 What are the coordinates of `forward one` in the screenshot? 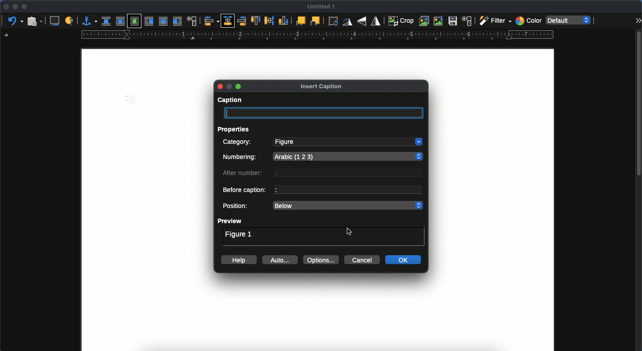 It's located at (300, 21).